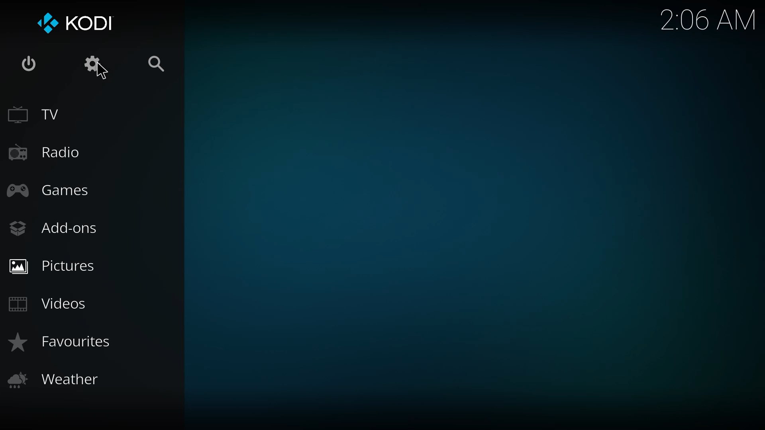 The image size is (765, 430). What do you see at coordinates (56, 228) in the screenshot?
I see `add-ons` at bounding box center [56, 228].